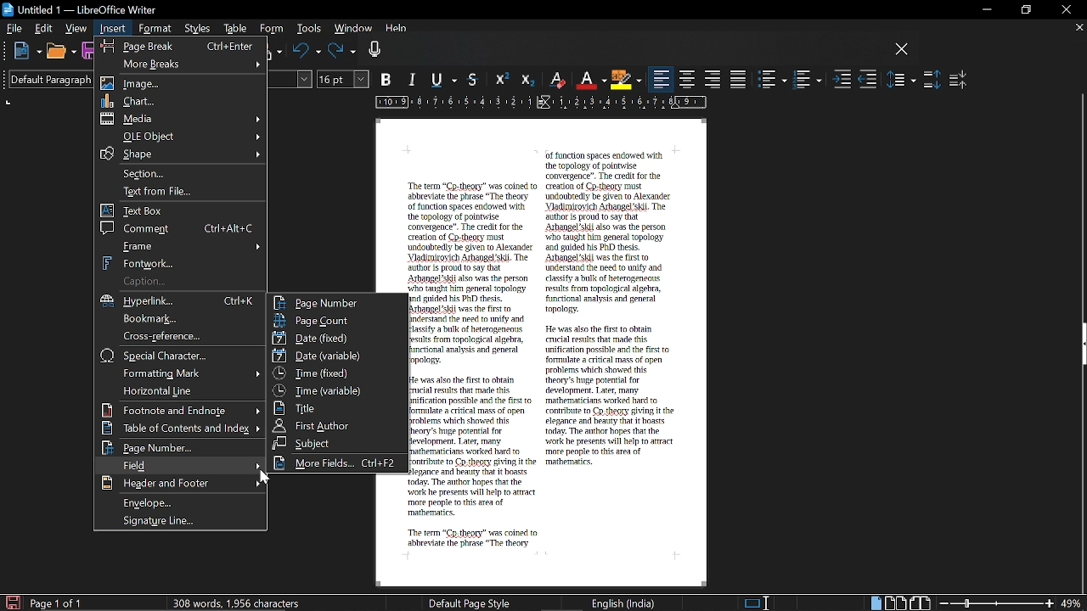 This screenshot has width=1087, height=611. Describe the element at coordinates (352, 30) in the screenshot. I see `Window` at that location.